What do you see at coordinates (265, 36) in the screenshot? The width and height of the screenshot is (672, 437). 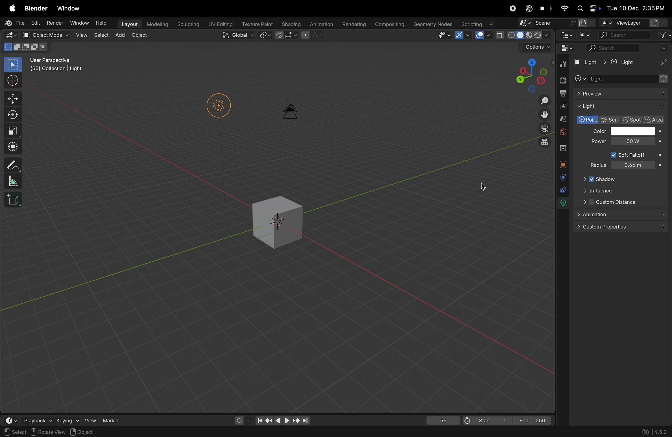 I see `snap` at bounding box center [265, 36].